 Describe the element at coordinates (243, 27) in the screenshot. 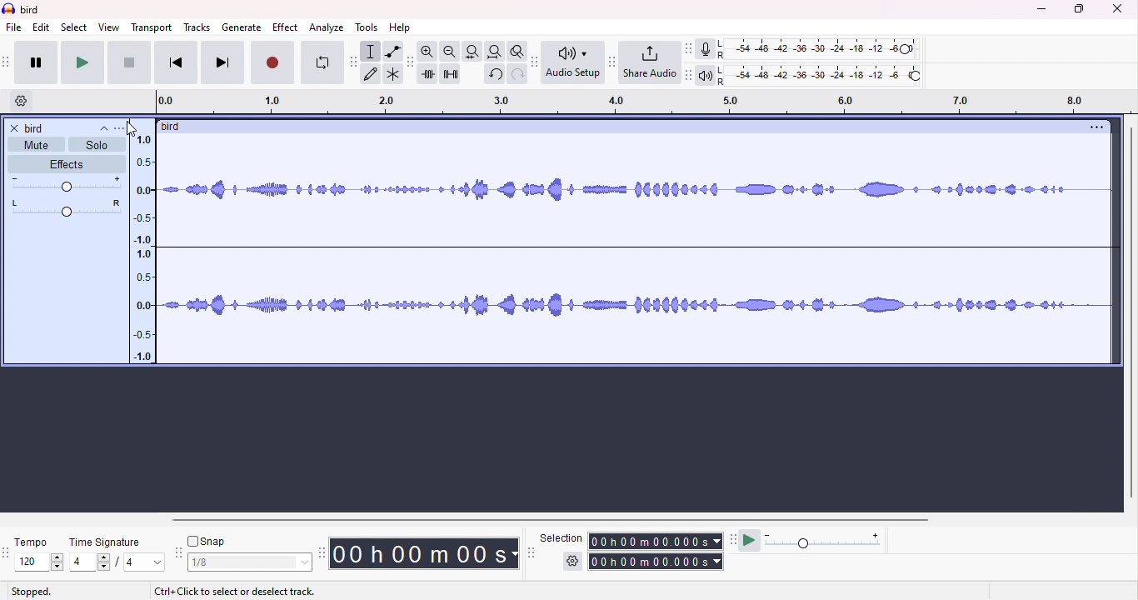

I see `generate` at that location.